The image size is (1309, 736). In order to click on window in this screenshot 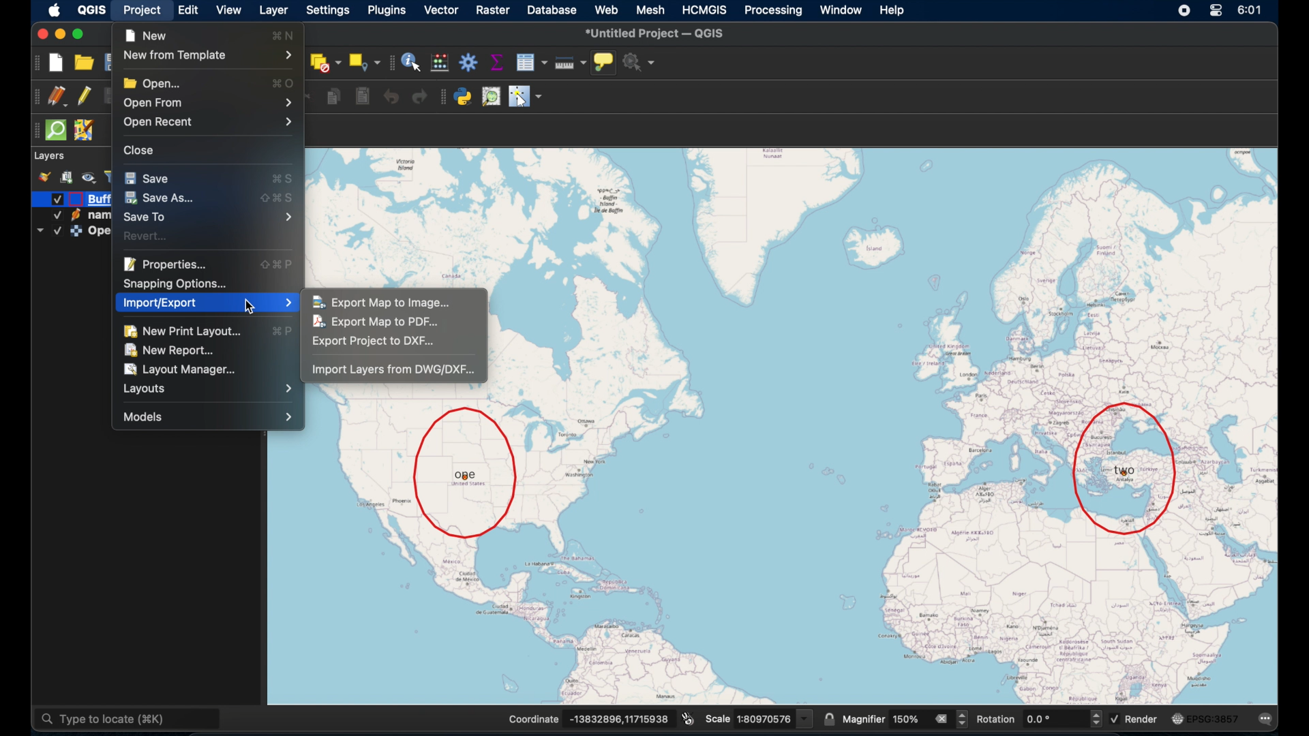, I will do `click(842, 11)`.